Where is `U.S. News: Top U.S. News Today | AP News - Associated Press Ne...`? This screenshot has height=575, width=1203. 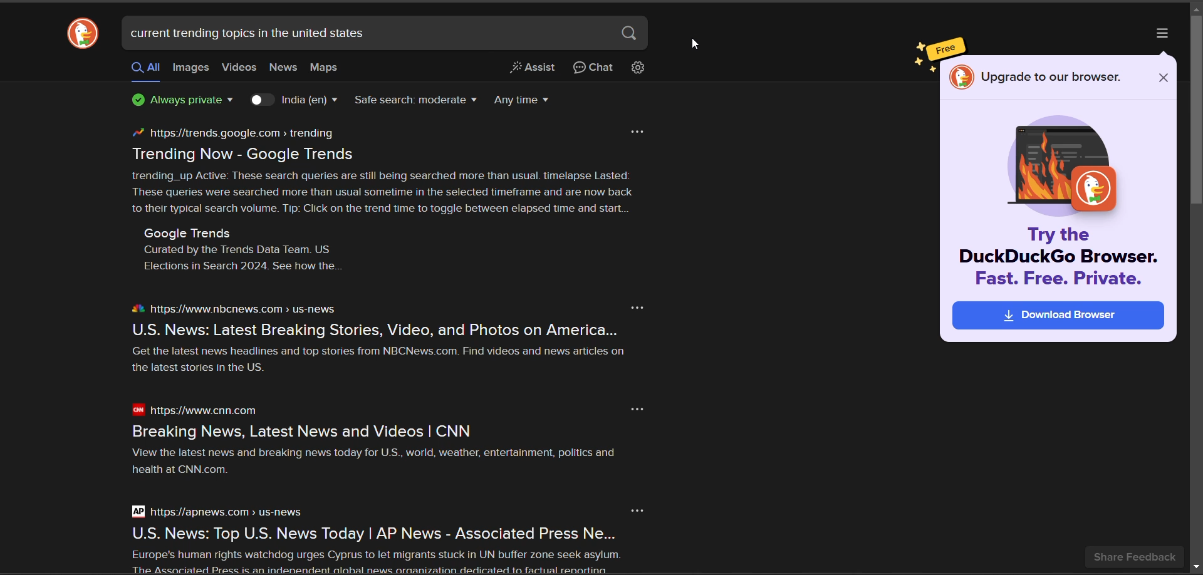 U.S. News: Top U.S. News Today | AP News - Associated Press Ne... is located at coordinates (374, 532).